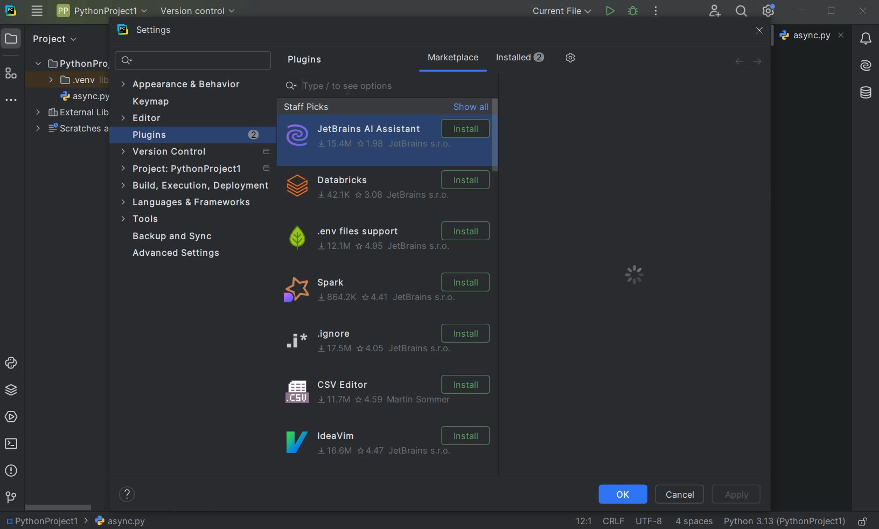  Describe the element at coordinates (454, 58) in the screenshot. I see `marketplace` at that location.